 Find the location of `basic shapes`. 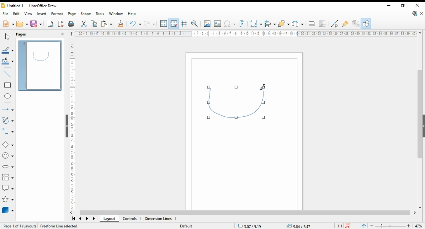

basic shapes is located at coordinates (7, 145).